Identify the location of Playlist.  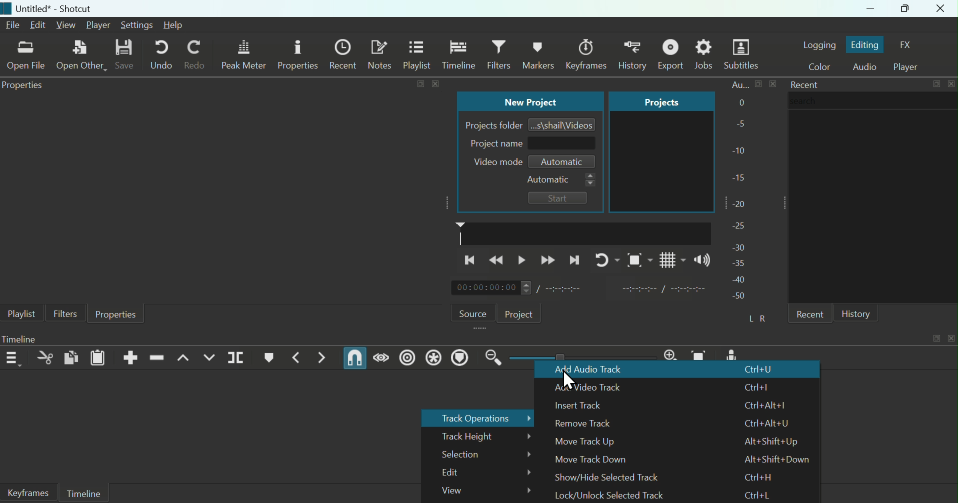
(419, 55).